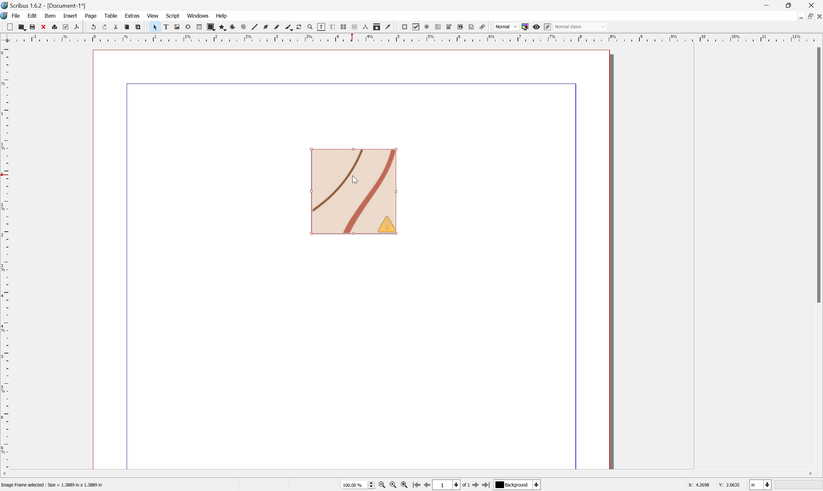 Image resolution: width=823 pixels, height=491 pixels. What do you see at coordinates (268, 27) in the screenshot?
I see `Bezier curve` at bounding box center [268, 27].